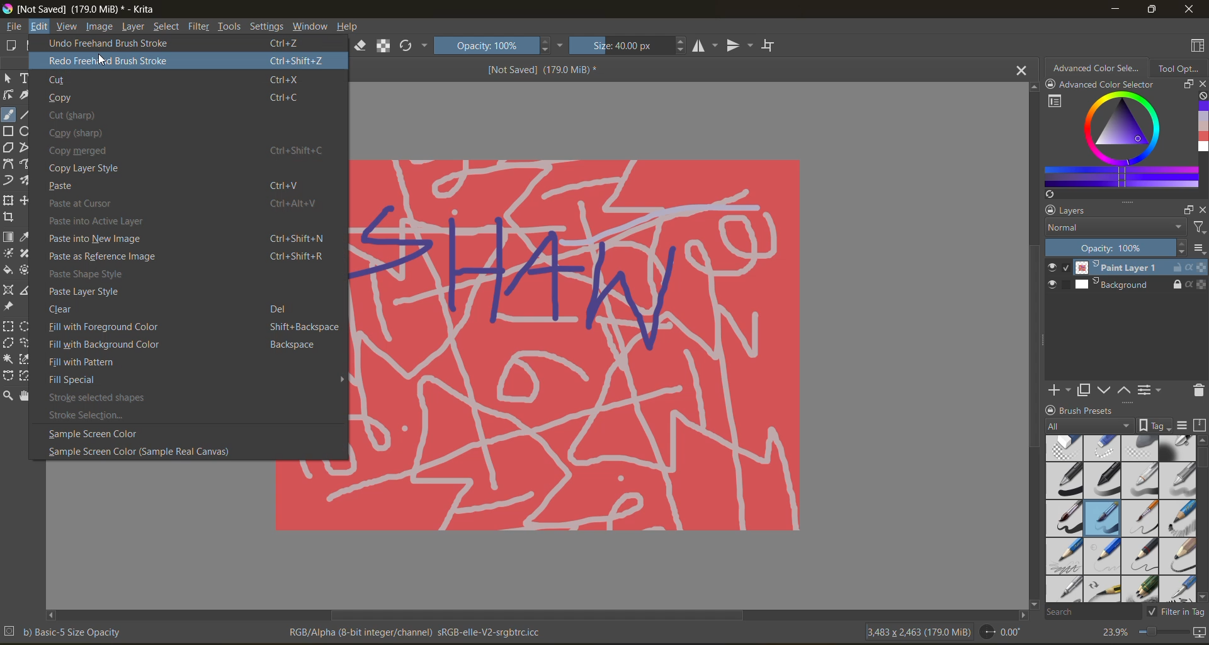 The image size is (1209, 645). Describe the element at coordinates (1031, 88) in the screenshot. I see `scroll up` at that location.